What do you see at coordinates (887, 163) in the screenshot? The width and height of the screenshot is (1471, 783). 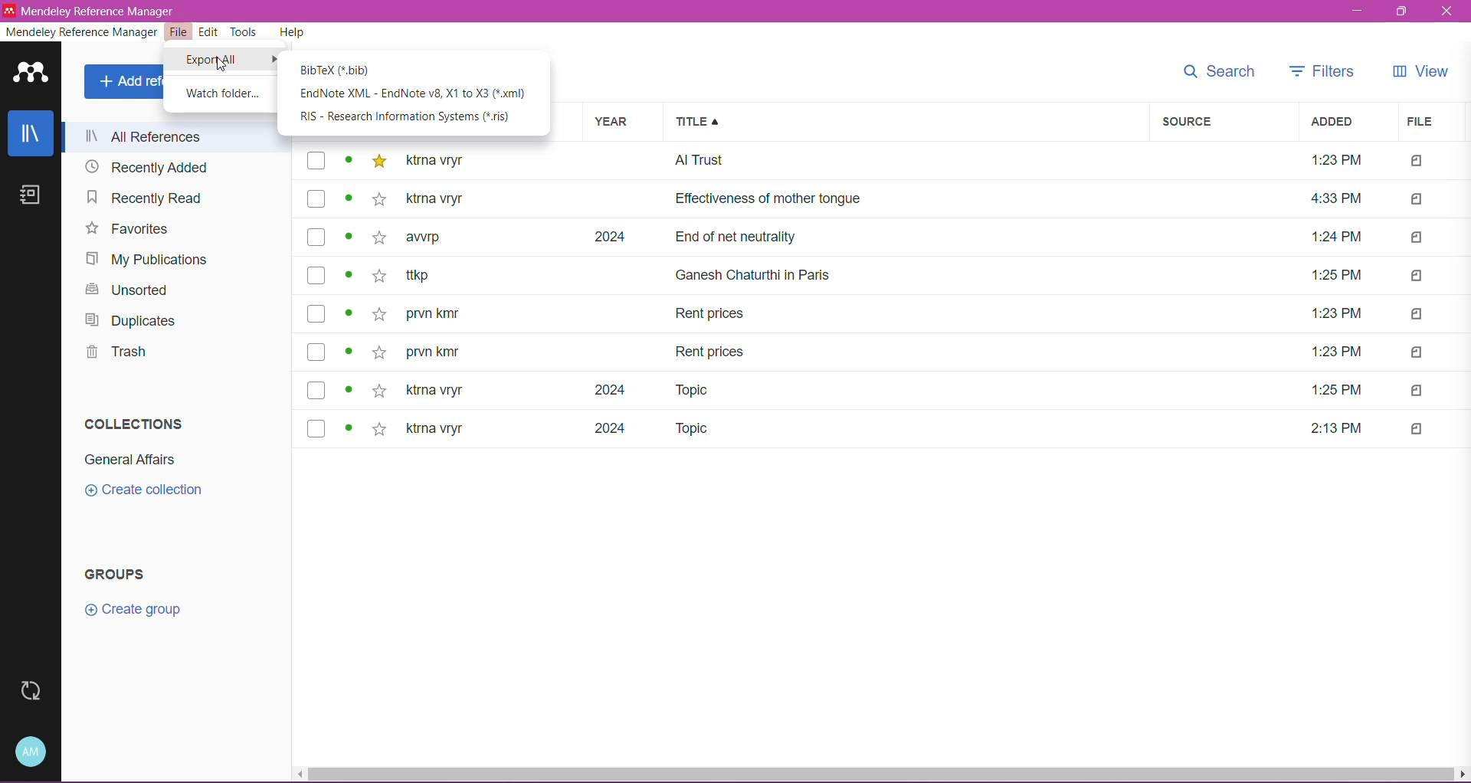 I see `ktrna vryr Al Trust 1:23PM` at bounding box center [887, 163].